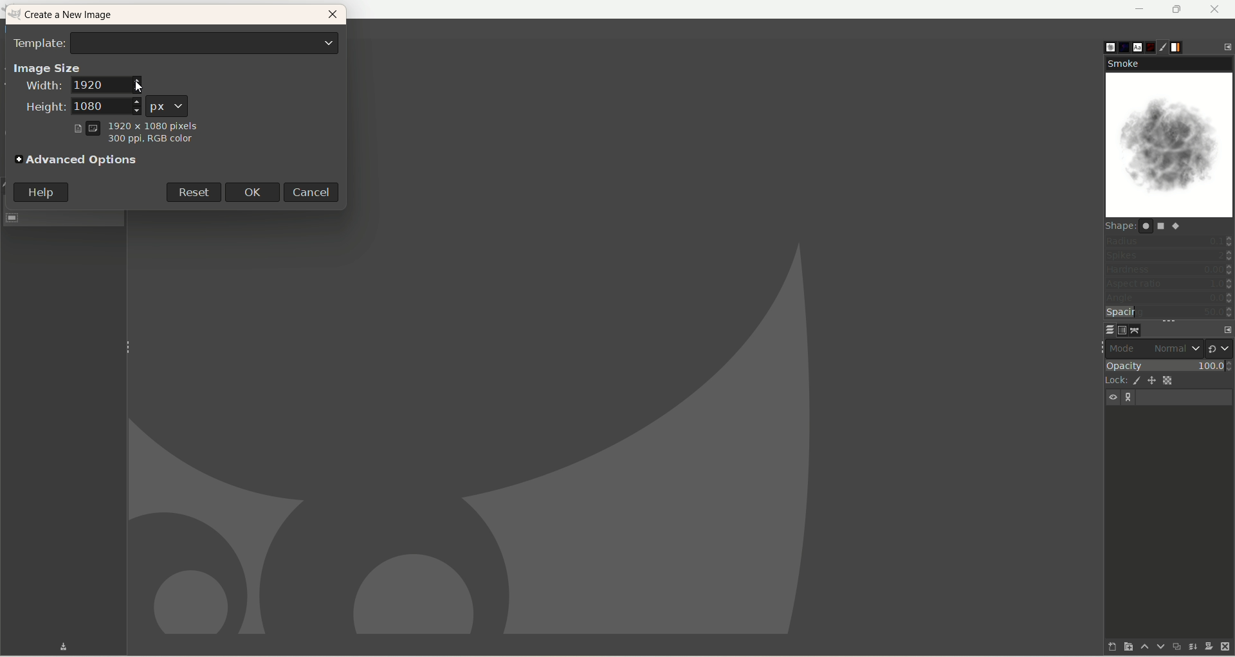 The image size is (1235, 657). What do you see at coordinates (149, 141) in the screenshot?
I see `color` at bounding box center [149, 141].